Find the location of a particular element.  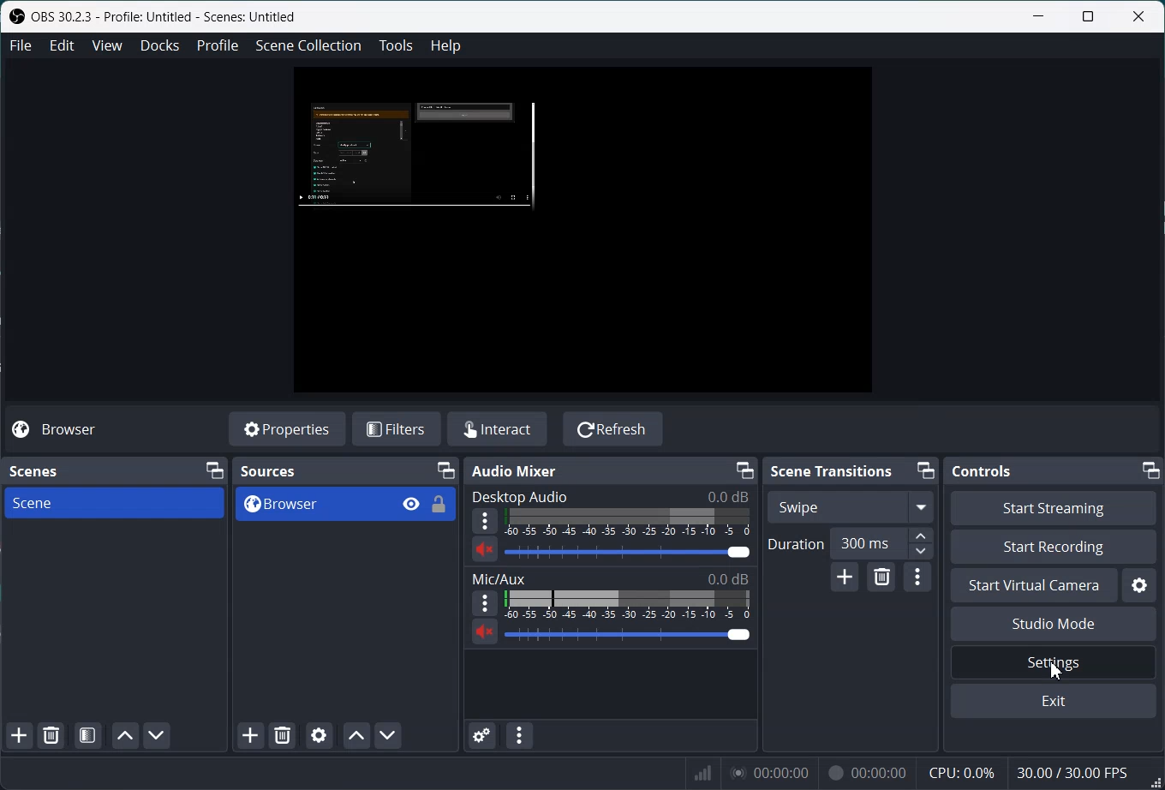

Refresh is located at coordinates (613, 428).